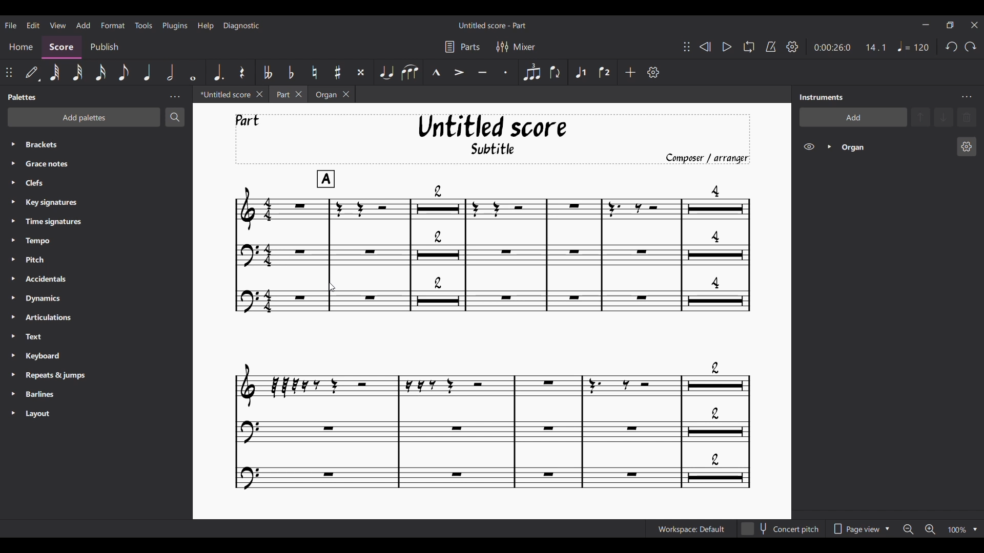 Image resolution: width=984 pixels, height=553 pixels. Describe the element at coordinates (23, 97) in the screenshot. I see `Panel title` at that location.